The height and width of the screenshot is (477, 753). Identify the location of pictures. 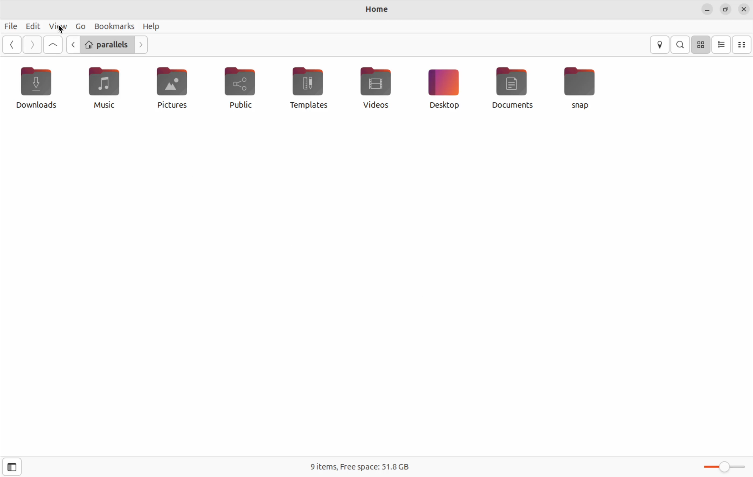
(176, 87).